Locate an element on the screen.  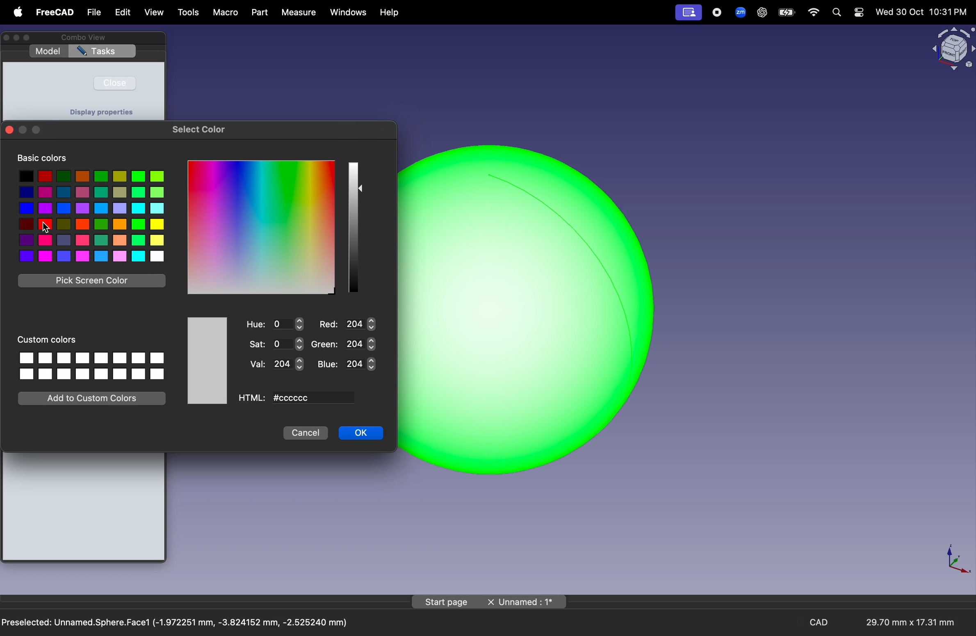
val is located at coordinates (276, 365).